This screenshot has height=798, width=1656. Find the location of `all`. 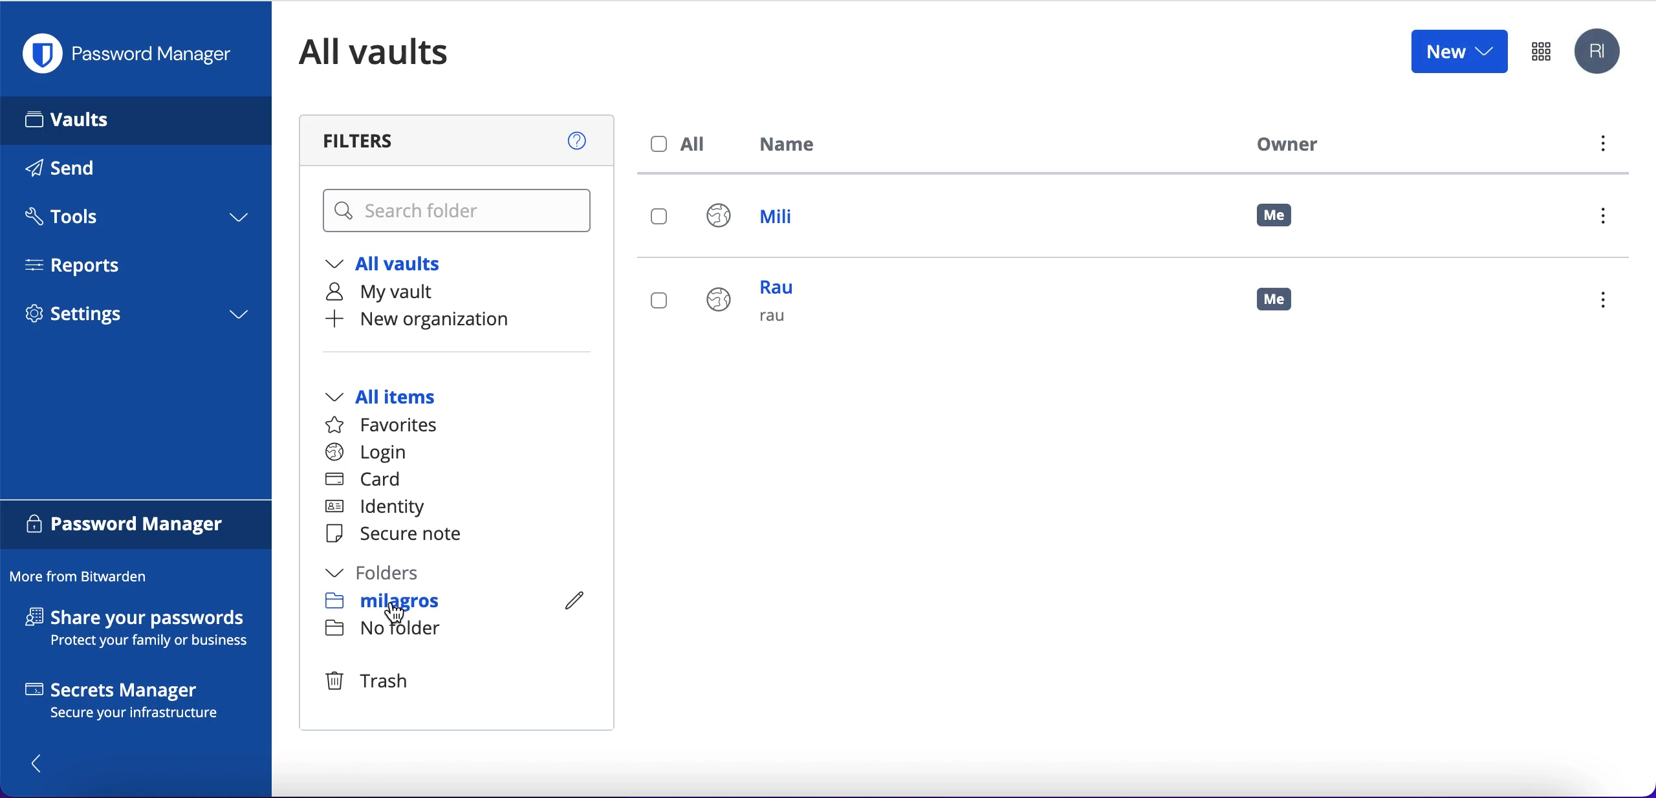

all is located at coordinates (682, 144).